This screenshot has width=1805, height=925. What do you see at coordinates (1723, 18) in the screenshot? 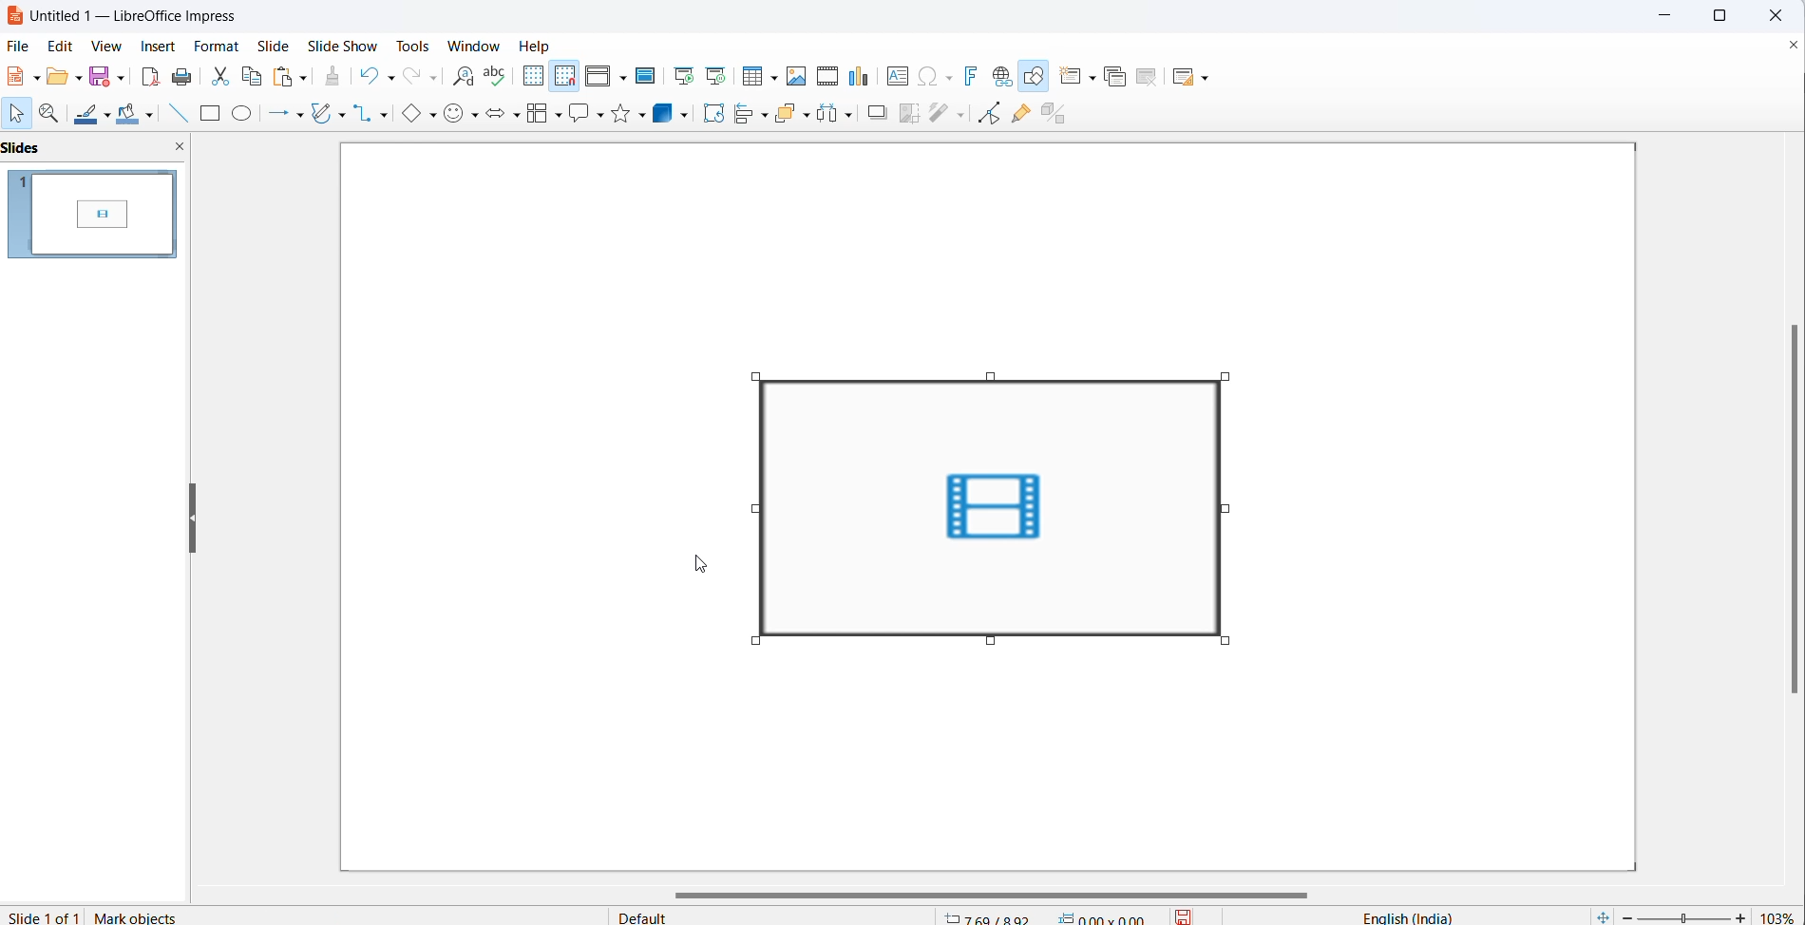
I see `maximize` at bounding box center [1723, 18].